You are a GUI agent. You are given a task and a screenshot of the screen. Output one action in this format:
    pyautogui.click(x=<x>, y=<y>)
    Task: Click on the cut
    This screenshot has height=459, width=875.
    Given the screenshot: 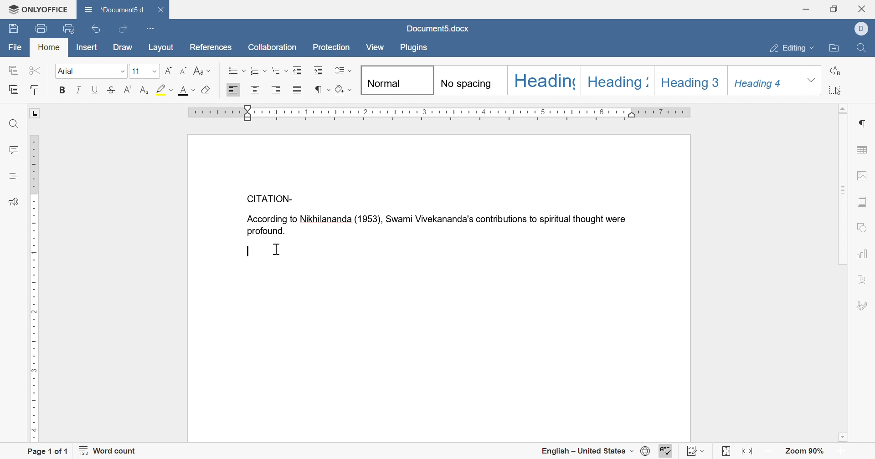 What is the action you would take?
    pyautogui.click(x=36, y=70)
    